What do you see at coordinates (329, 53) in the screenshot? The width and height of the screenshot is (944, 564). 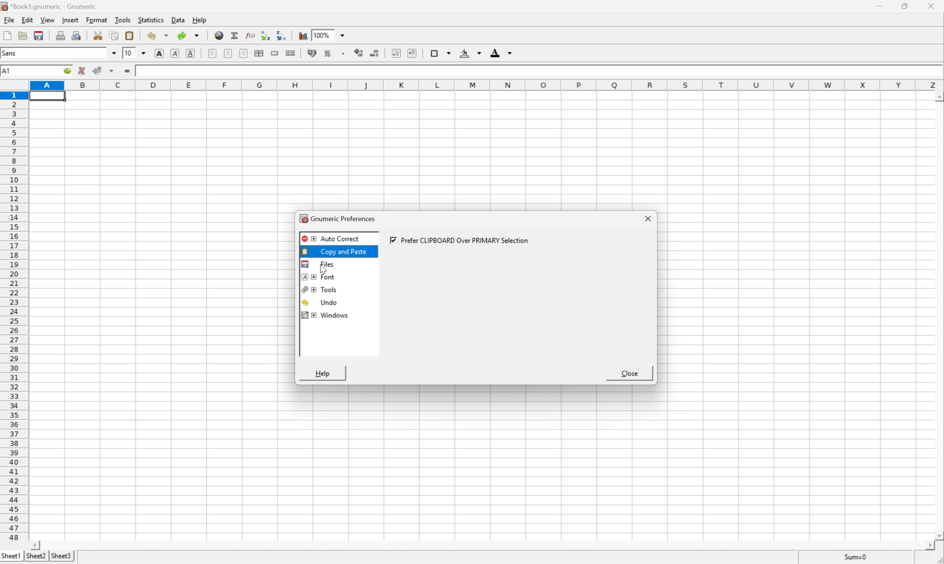 I see `format selection as percentage` at bounding box center [329, 53].